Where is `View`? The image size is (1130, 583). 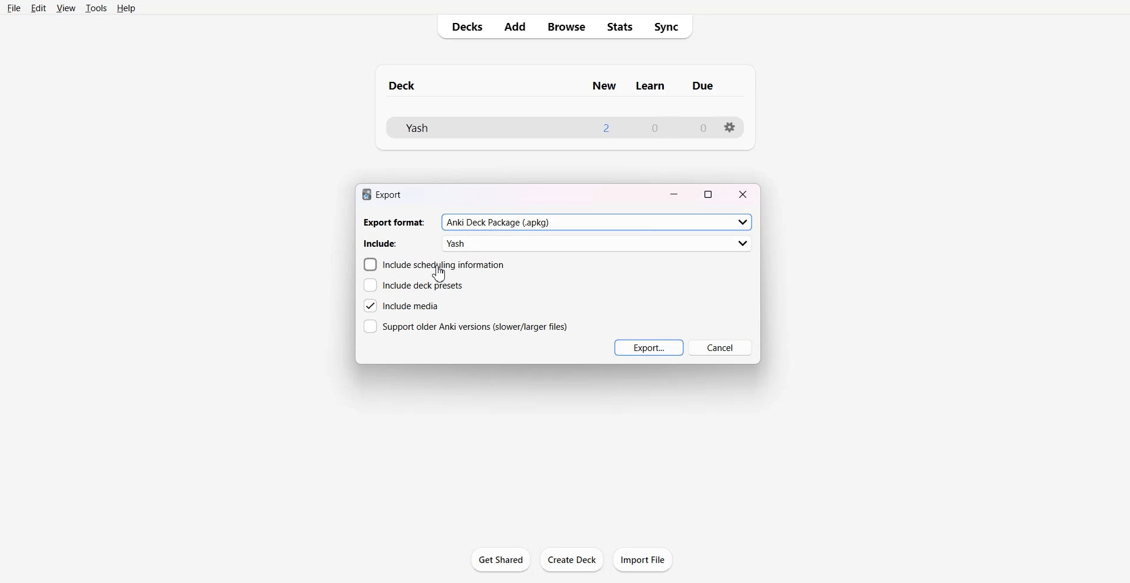 View is located at coordinates (66, 9).